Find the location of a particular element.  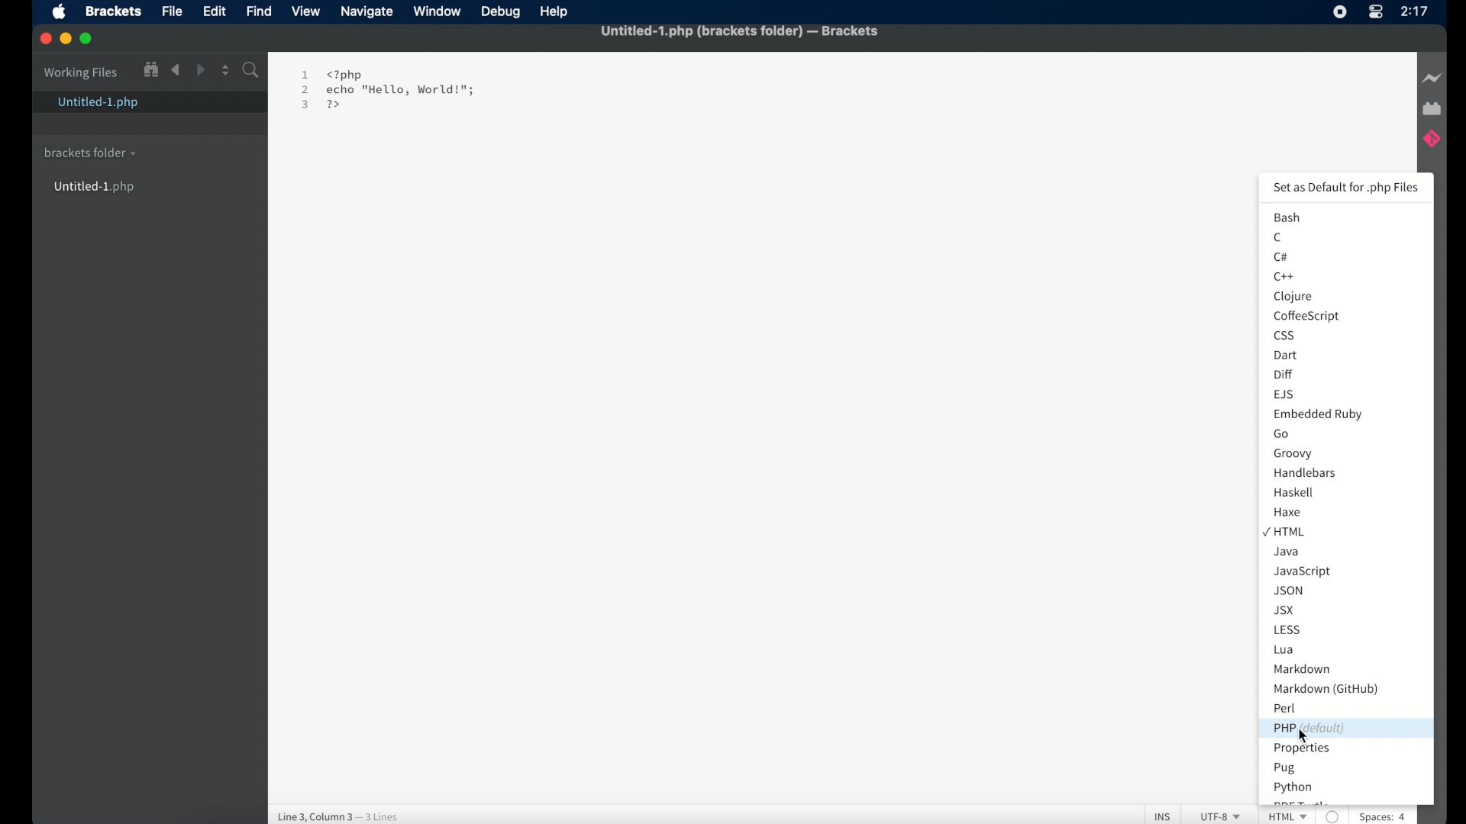

go is located at coordinates (1284, 435).